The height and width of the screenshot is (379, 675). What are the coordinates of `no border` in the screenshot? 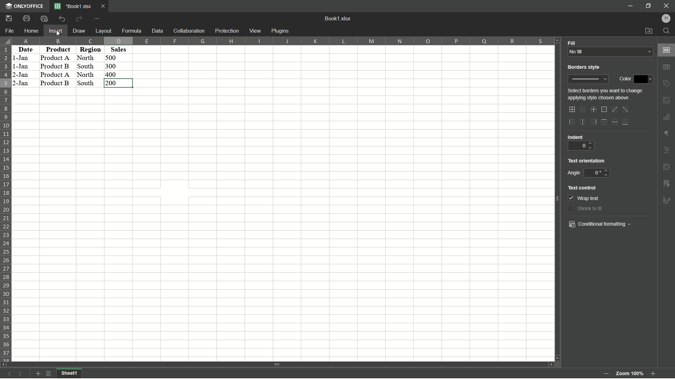 It's located at (581, 110).